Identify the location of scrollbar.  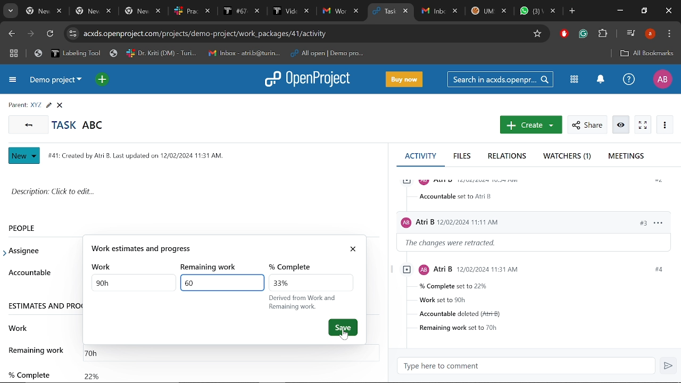
(386, 232).